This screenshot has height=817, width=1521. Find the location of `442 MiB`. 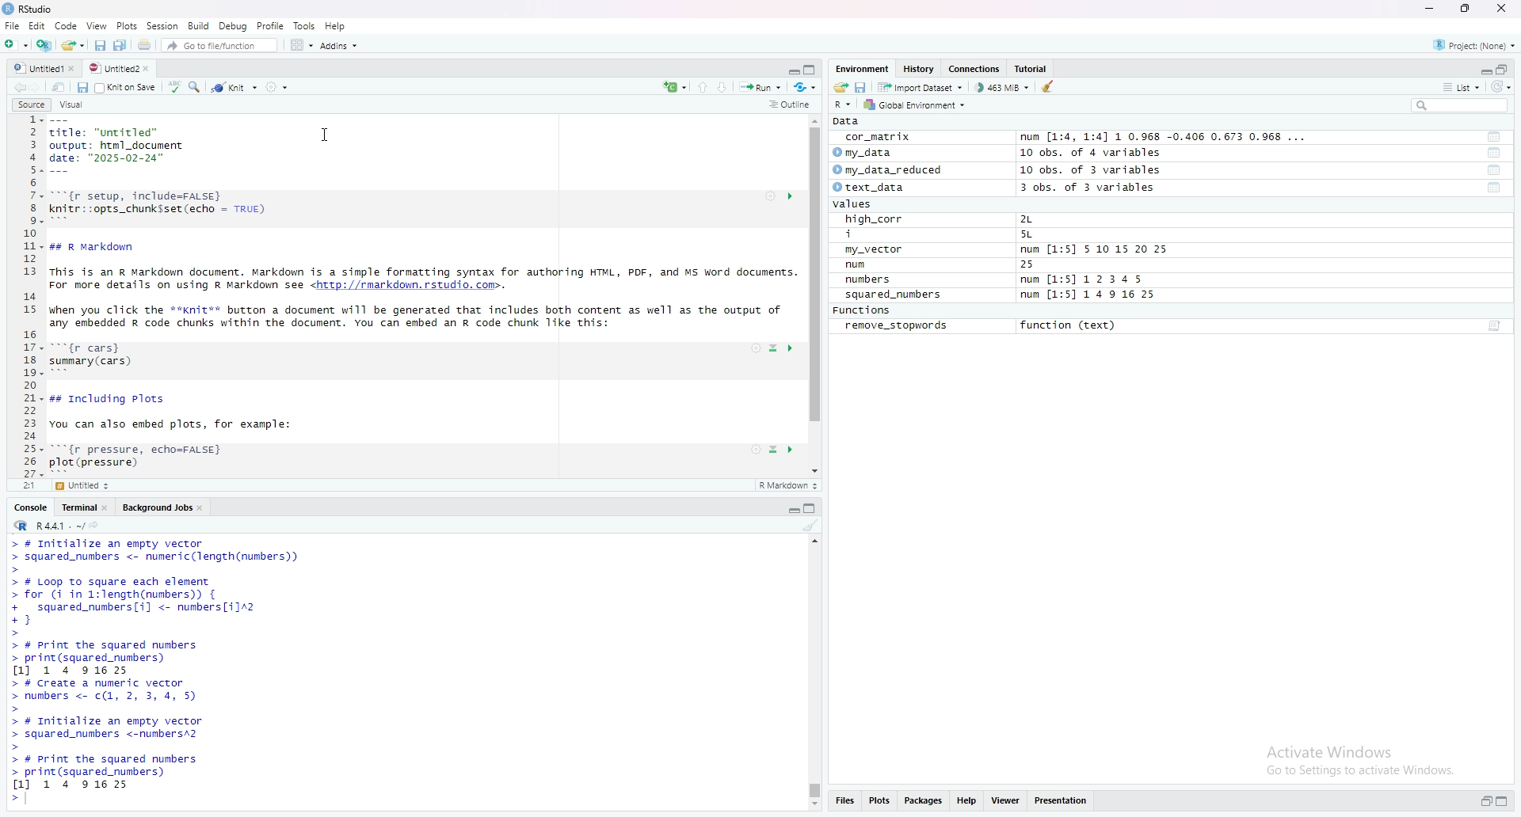

442 MiB is located at coordinates (1005, 88).